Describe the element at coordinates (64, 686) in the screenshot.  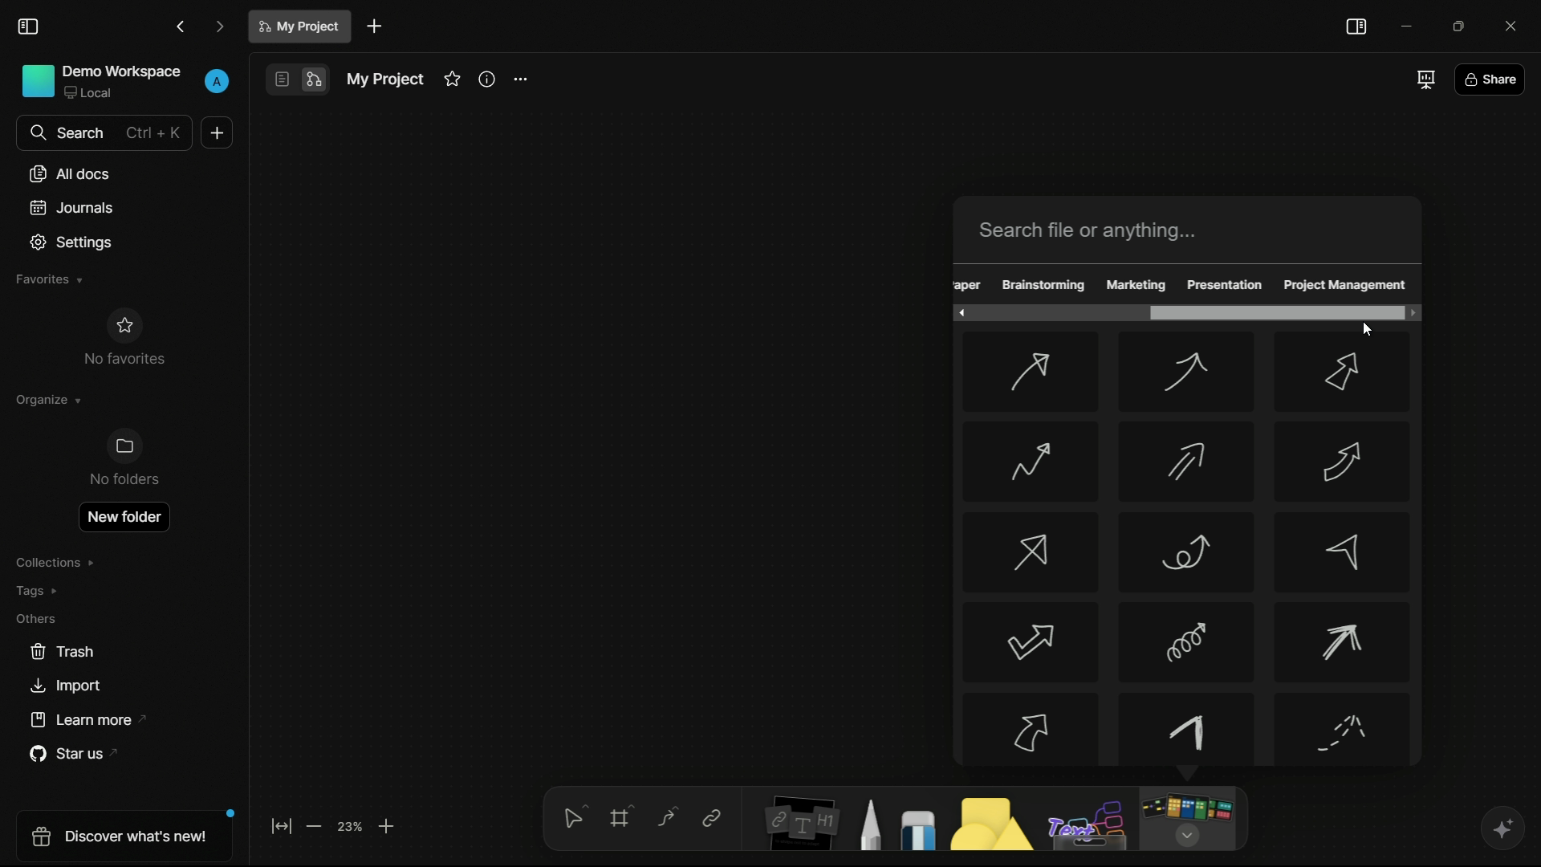
I see `import` at that location.